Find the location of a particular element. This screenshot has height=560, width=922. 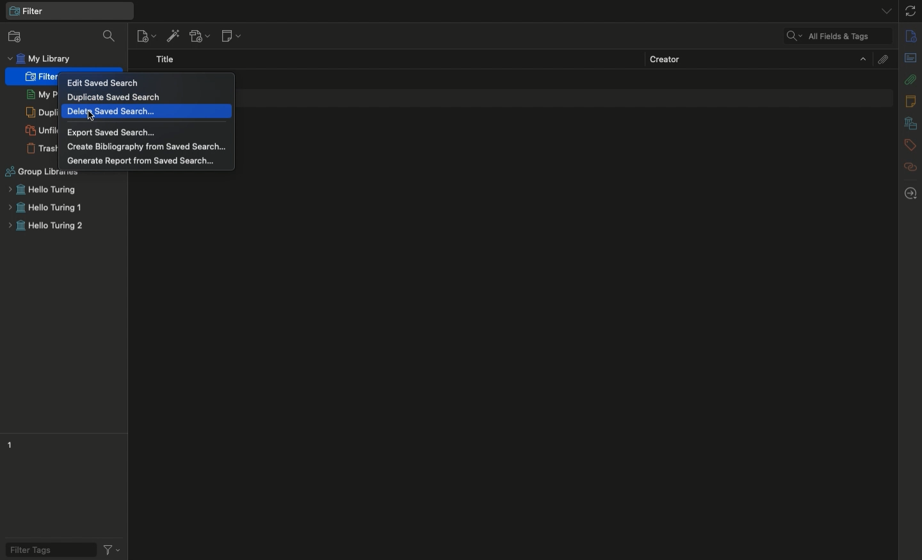

Export saved search is located at coordinates (114, 131).